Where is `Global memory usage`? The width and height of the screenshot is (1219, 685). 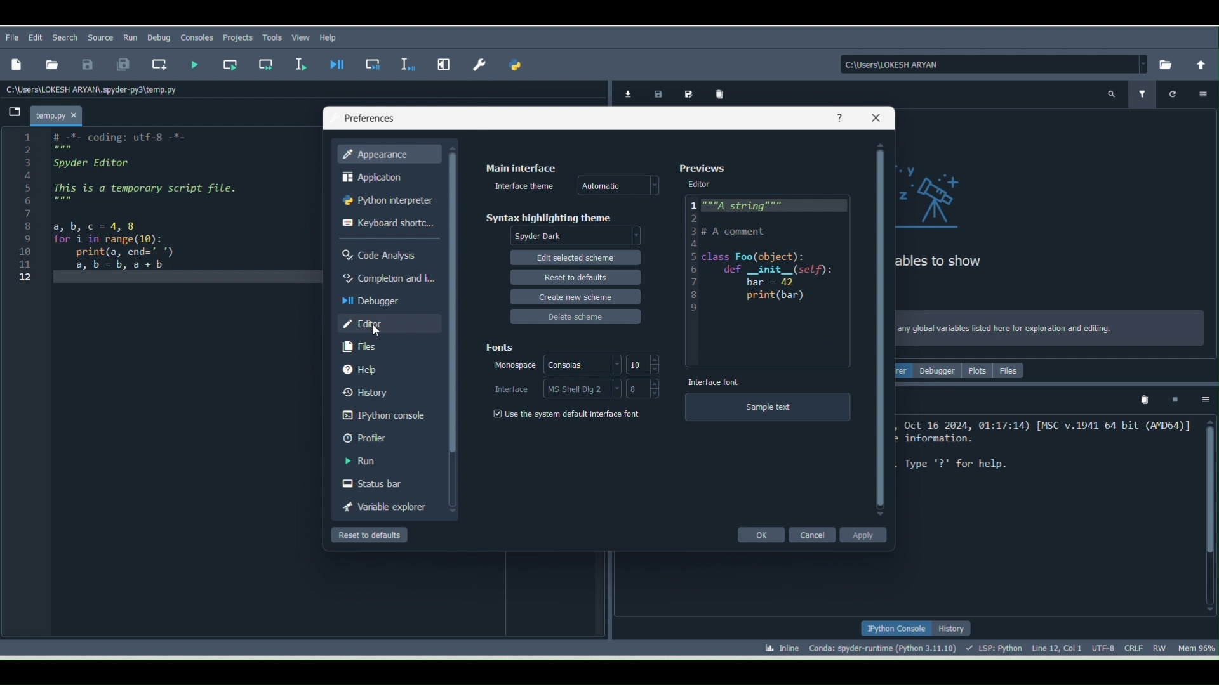
Global memory usage is located at coordinates (1196, 646).